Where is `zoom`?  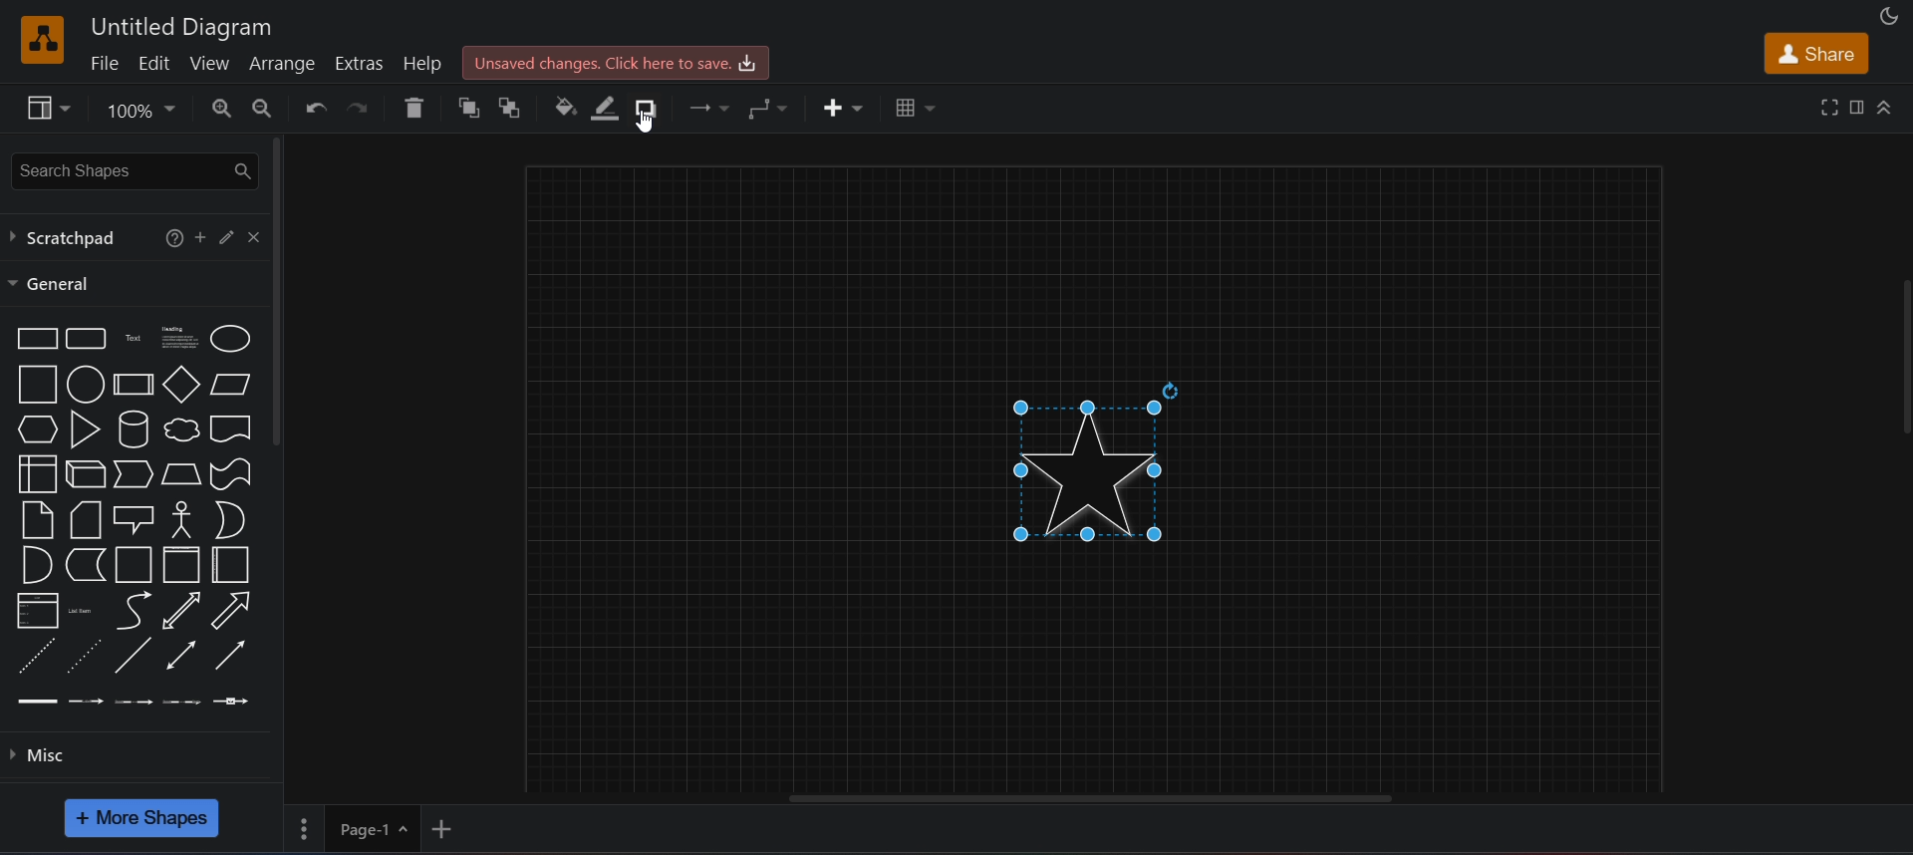 zoom is located at coordinates (138, 110).